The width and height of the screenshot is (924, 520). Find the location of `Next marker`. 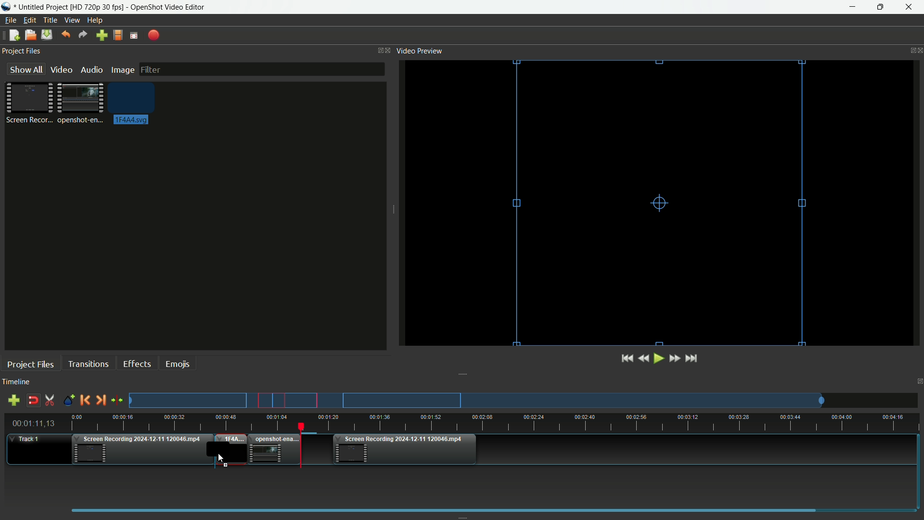

Next marker is located at coordinates (100, 401).